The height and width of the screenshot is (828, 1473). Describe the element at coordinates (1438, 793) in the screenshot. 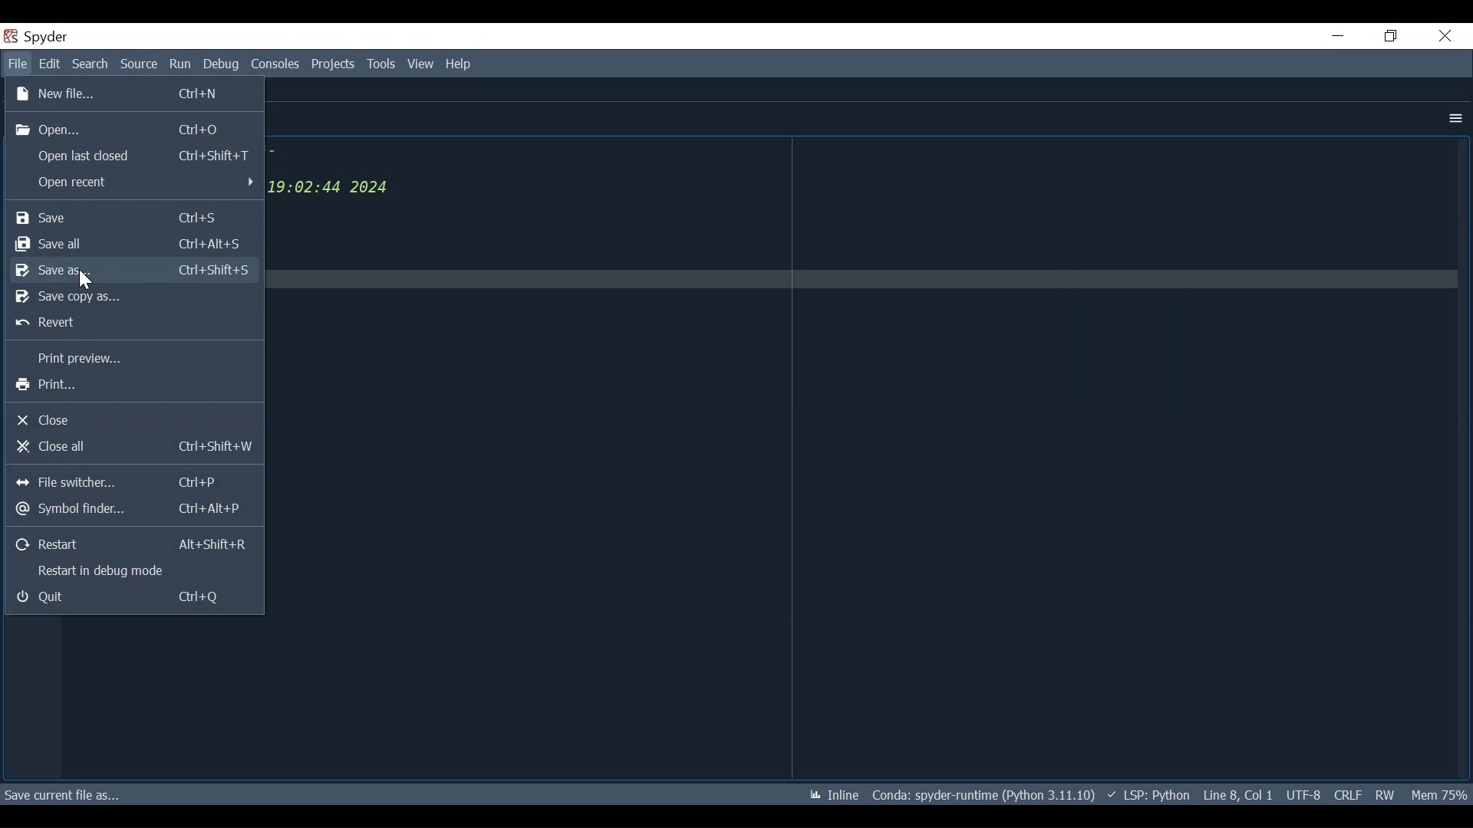

I see `Memory Usage` at that location.